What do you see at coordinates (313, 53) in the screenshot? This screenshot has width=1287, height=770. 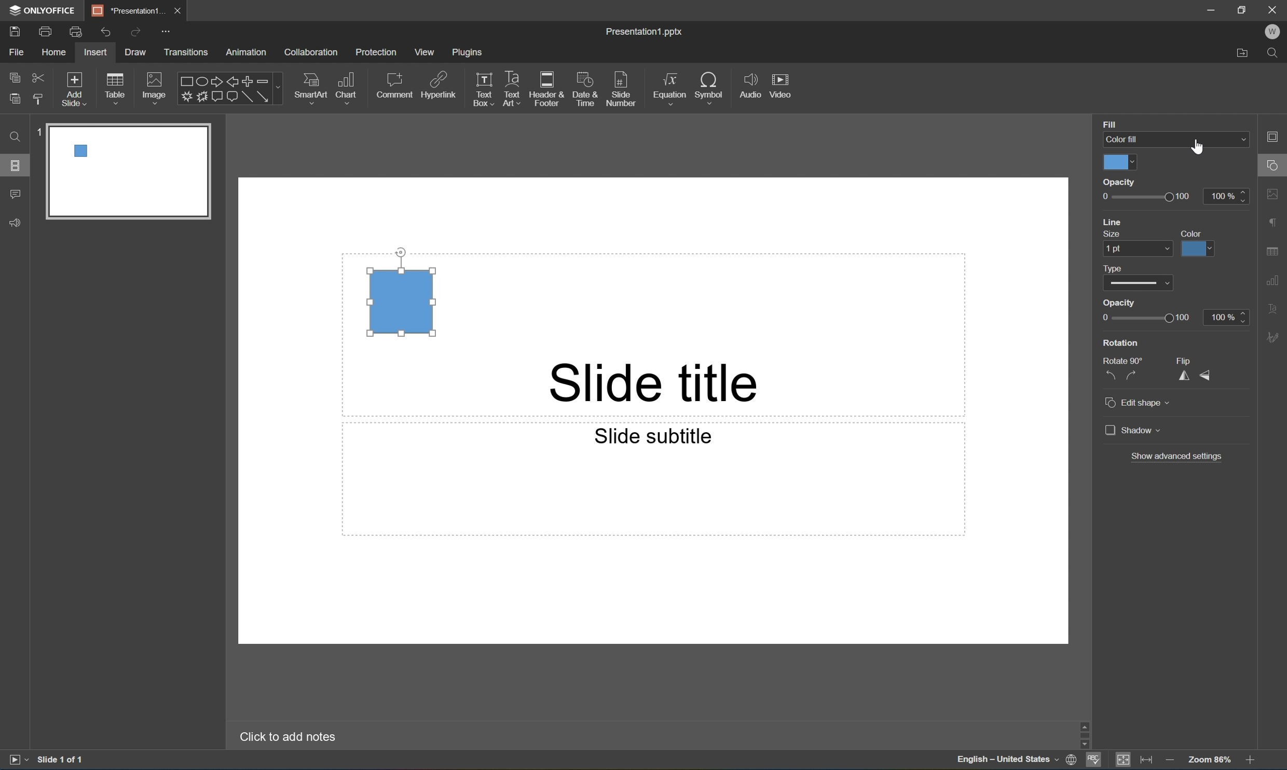 I see `Collaboration` at bounding box center [313, 53].